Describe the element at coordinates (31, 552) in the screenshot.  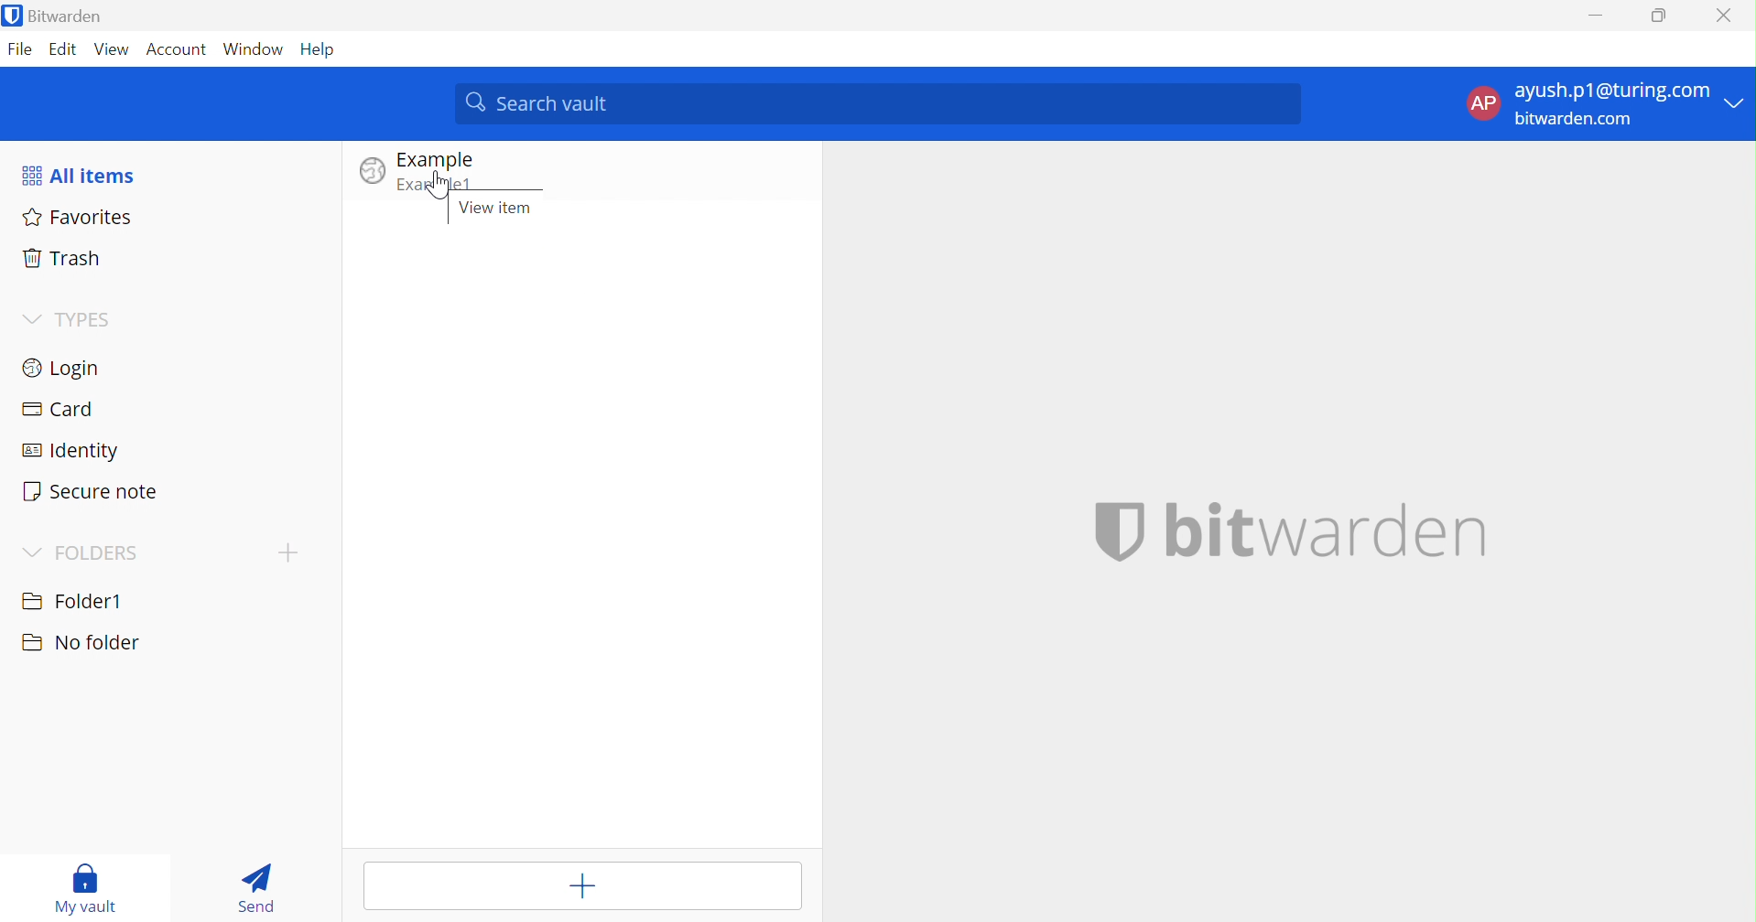
I see `Drop Down` at that location.